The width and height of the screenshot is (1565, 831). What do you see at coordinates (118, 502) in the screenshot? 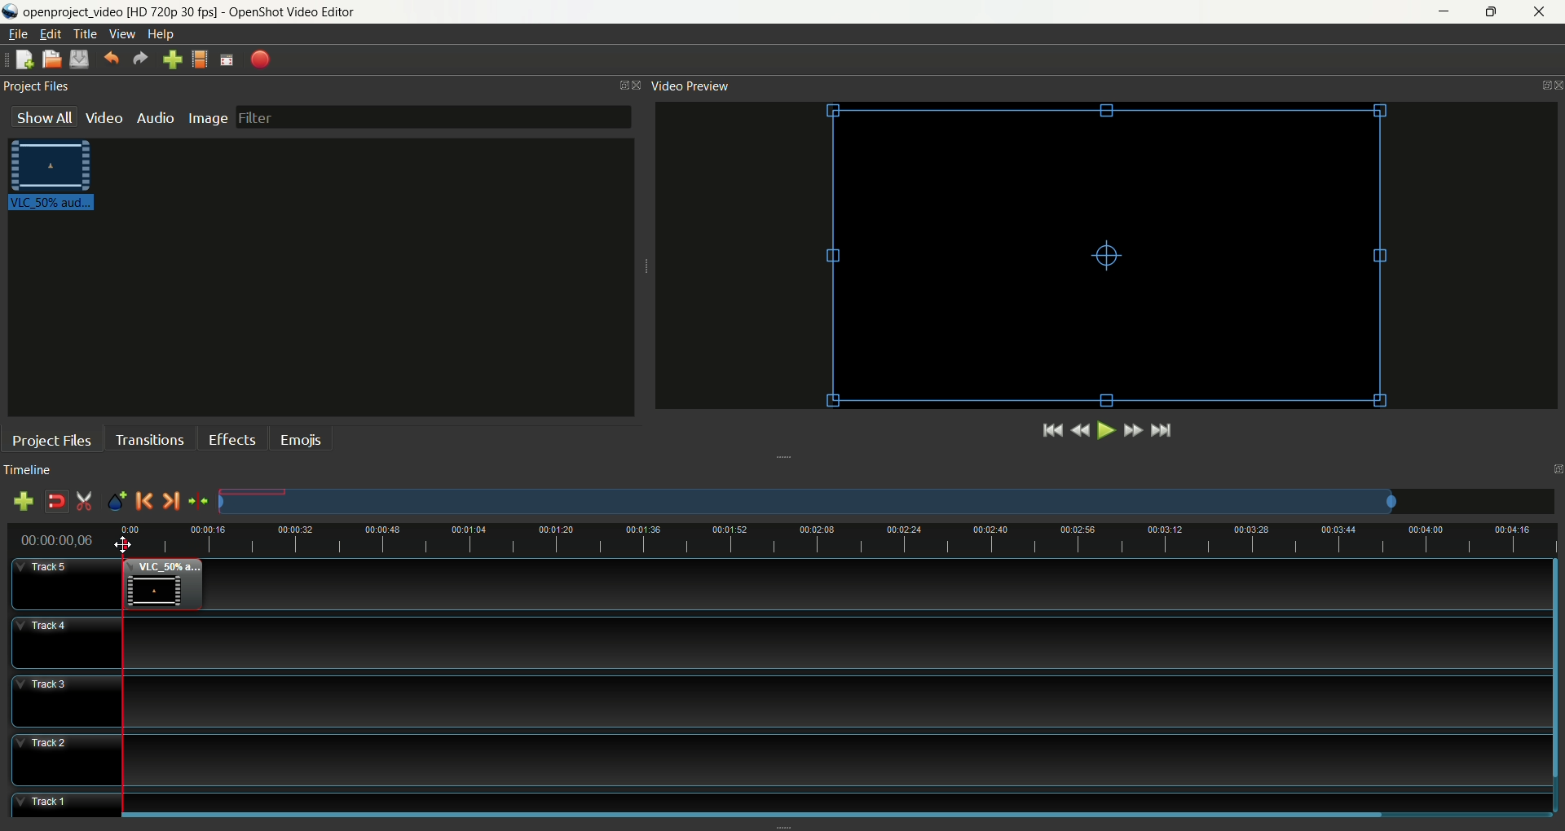
I see `add marker` at bounding box center [118, 502].